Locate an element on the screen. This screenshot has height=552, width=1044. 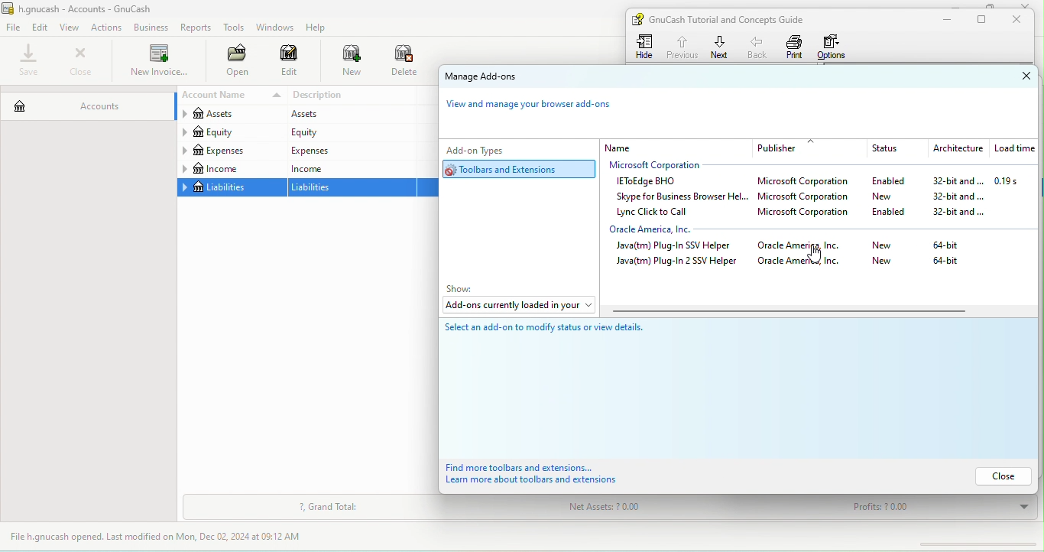
close is located at coordinates (1013, 76).